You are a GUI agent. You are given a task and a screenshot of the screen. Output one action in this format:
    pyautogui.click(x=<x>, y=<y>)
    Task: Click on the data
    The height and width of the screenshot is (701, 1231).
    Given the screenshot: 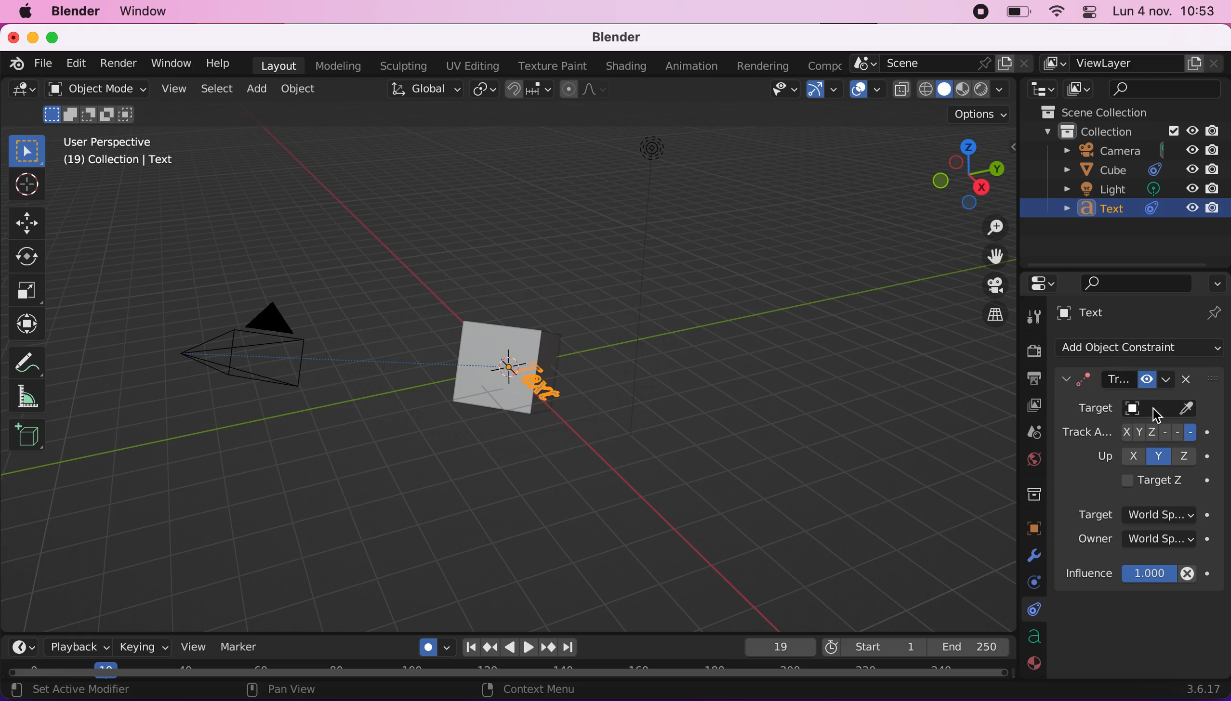 What is the action you would take?
    pyautogui.click(x=1033, y=638)
    